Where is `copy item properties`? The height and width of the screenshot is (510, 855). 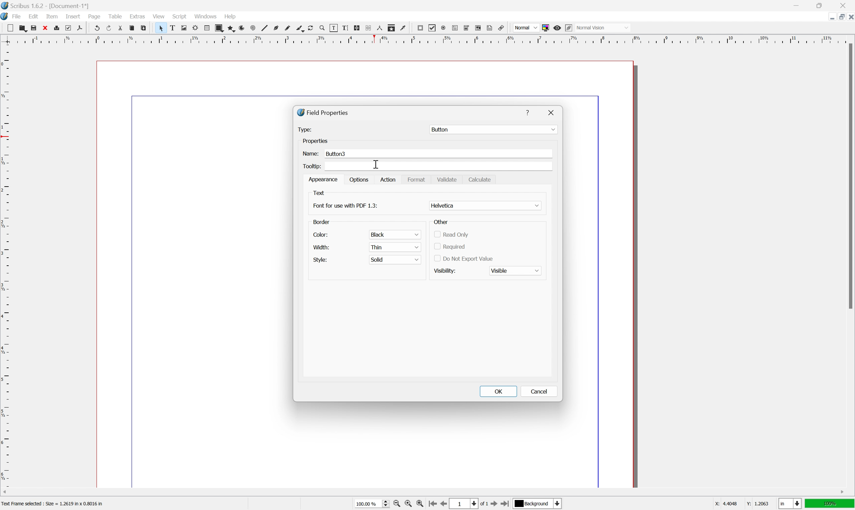
copy item properties is located at coordinates (392, 28).